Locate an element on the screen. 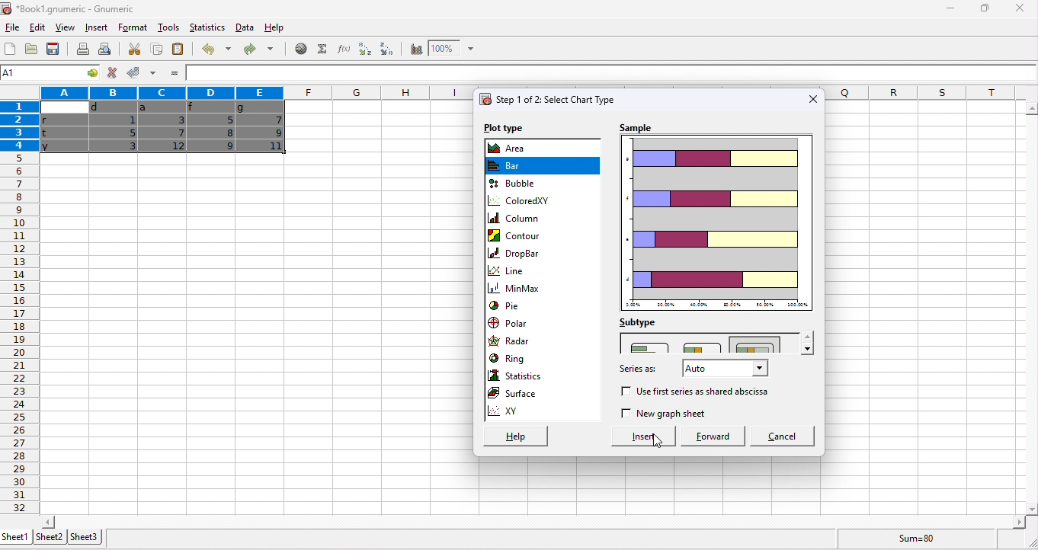 The width and height of the screenshot is (1038, 550). reject is located at coordinates (111, 72).